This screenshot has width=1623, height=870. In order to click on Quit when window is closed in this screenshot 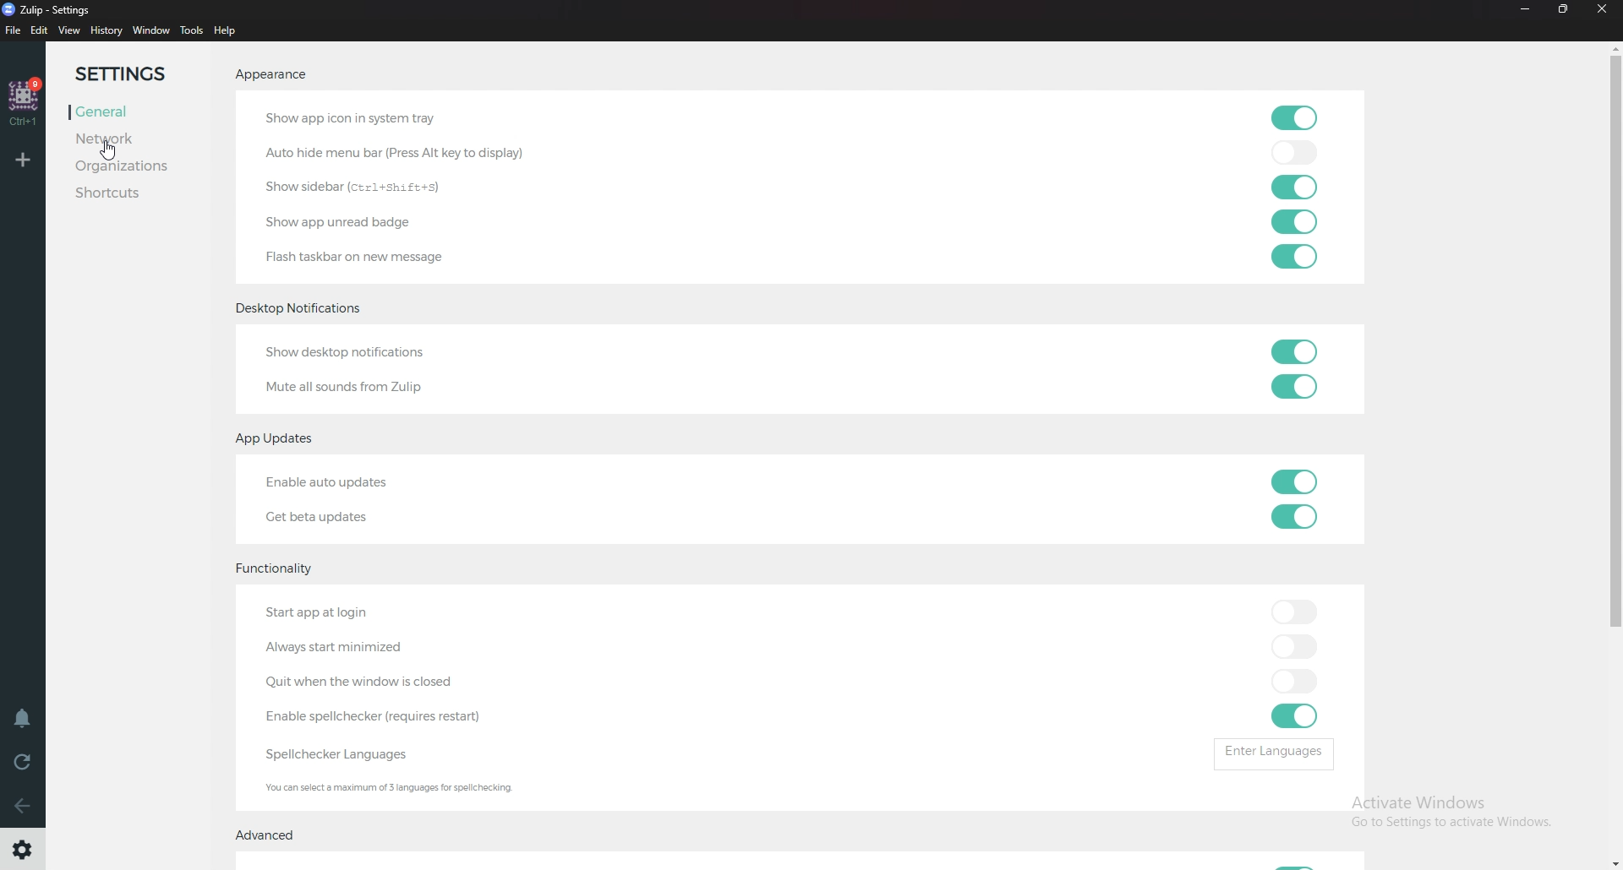, I will do `click(402, 682)`.